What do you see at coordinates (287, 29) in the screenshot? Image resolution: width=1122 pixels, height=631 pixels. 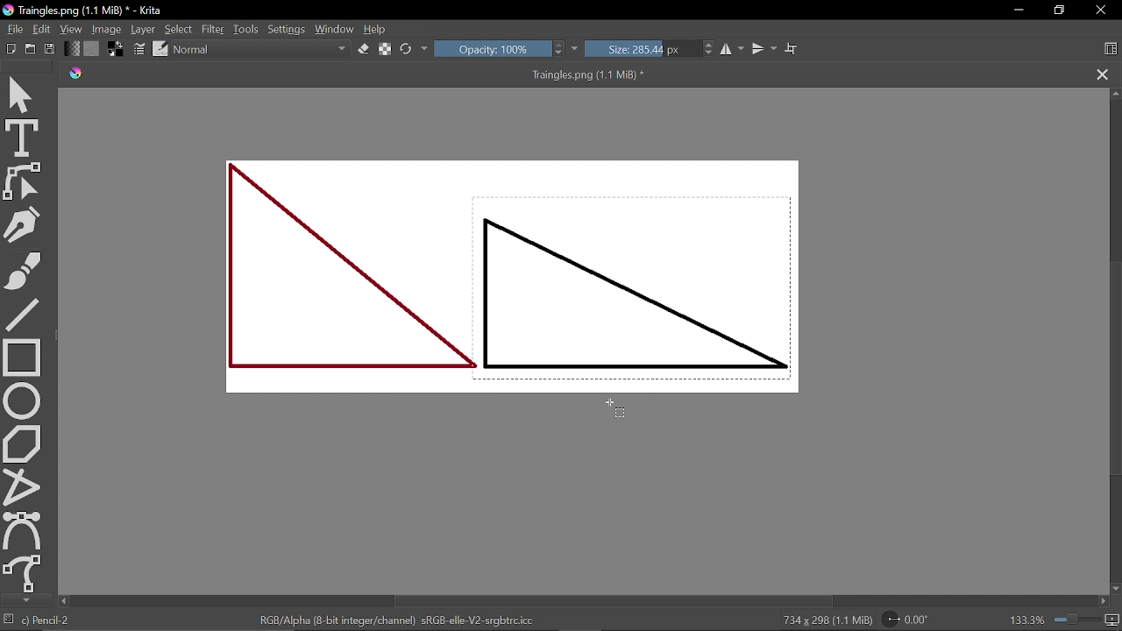 I see `Settings` at bounding box center [287, 29].